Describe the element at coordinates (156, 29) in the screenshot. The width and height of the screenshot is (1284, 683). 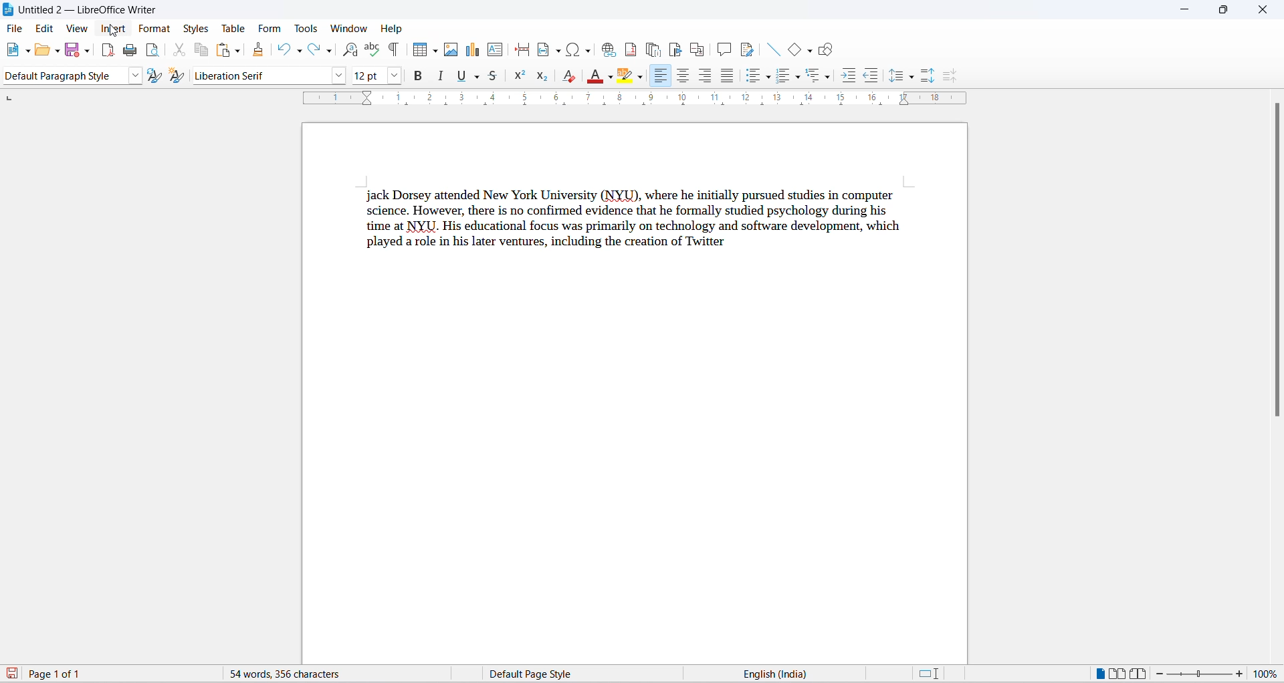
I see `format` at that location.